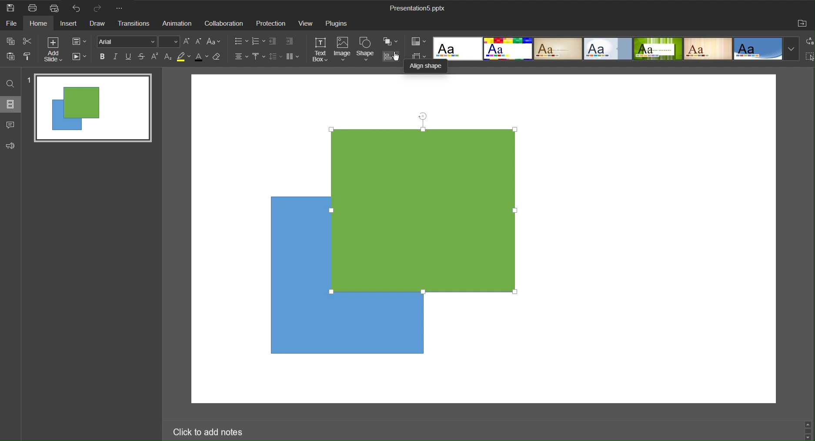 This screenshot has width=815, height=441. I want to click on align shape, so click(392, 57).